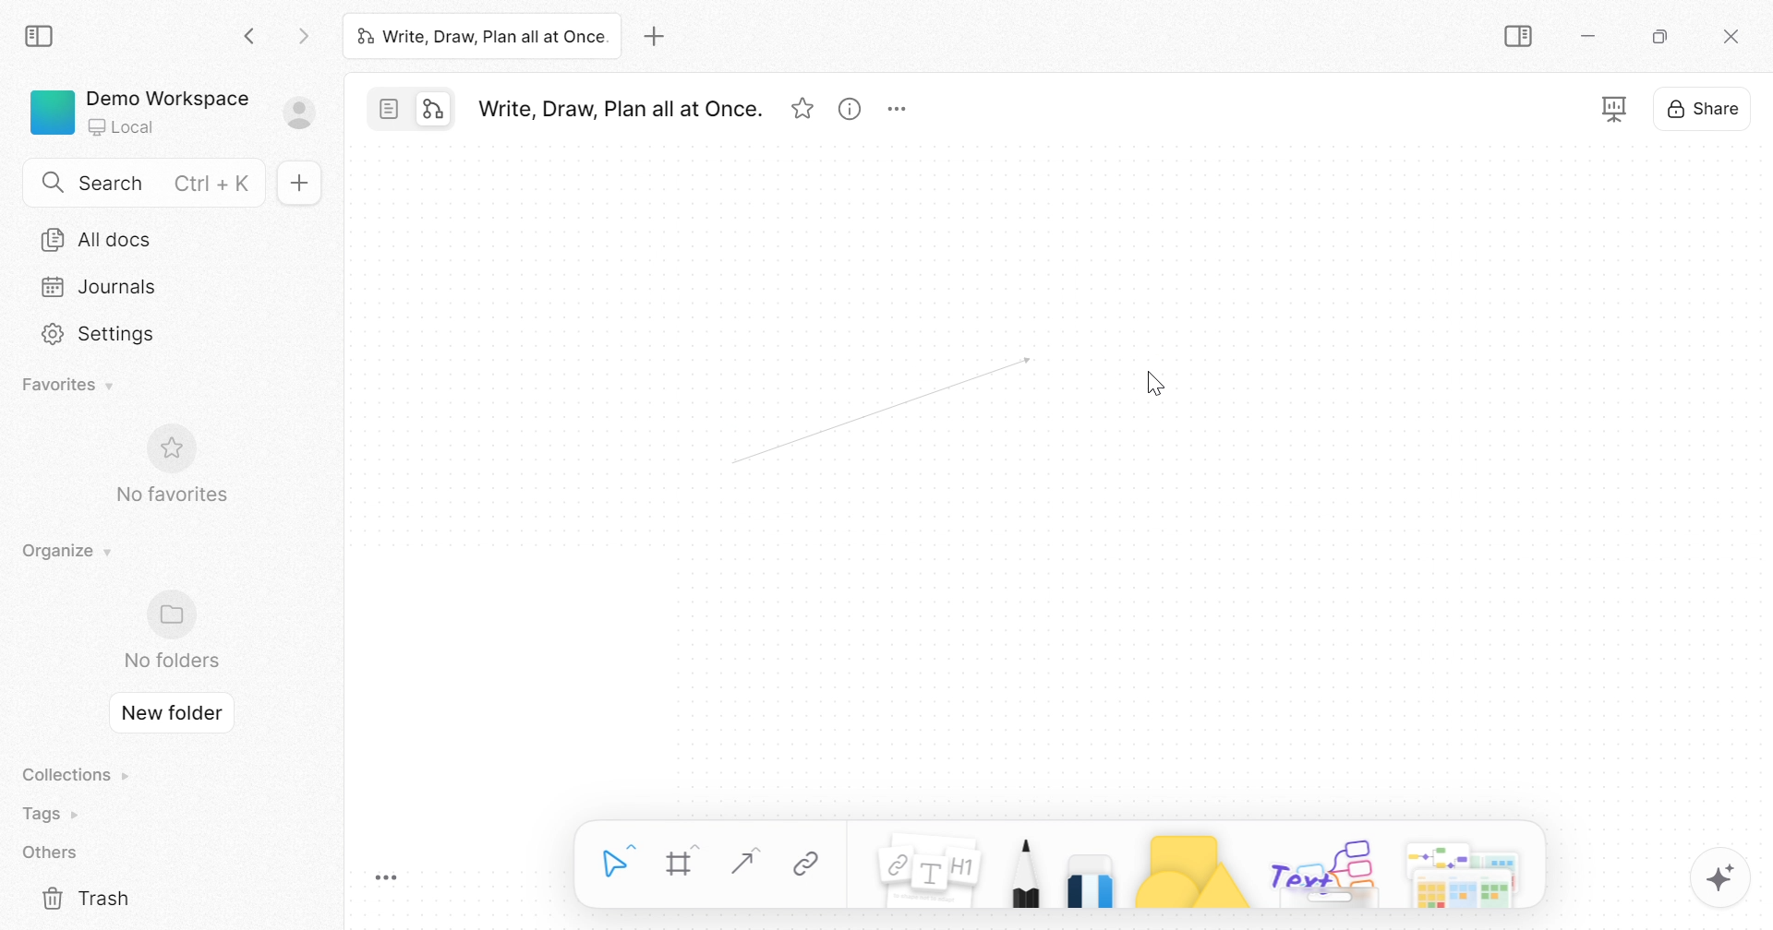  I want to click on AFFINE AI, so click(1723, 882).